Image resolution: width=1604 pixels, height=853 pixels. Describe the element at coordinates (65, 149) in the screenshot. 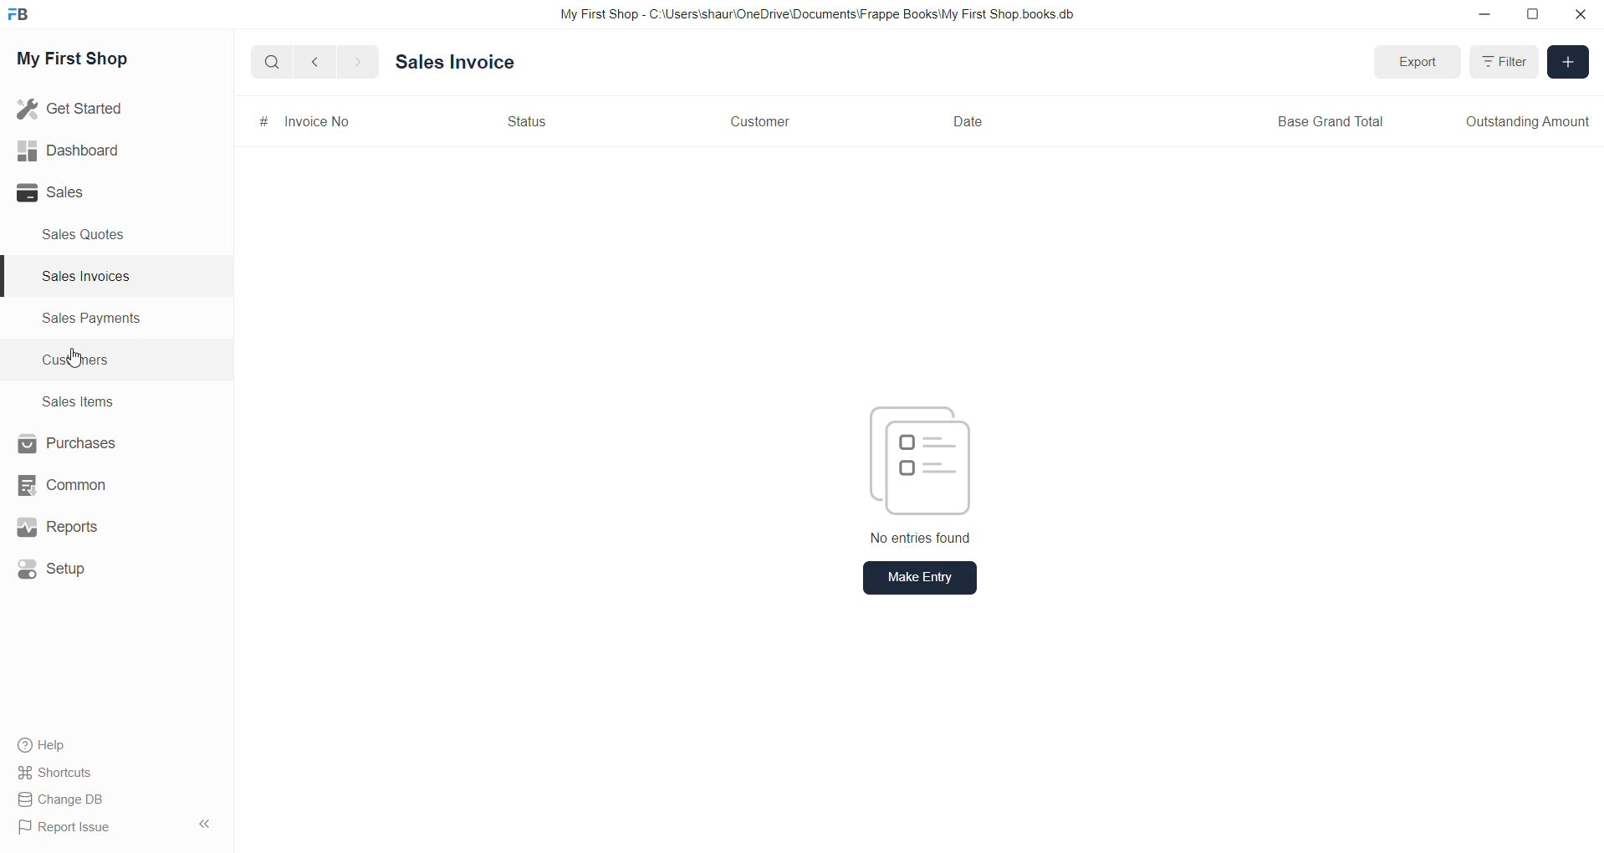

I see `Dashboard` at that location.